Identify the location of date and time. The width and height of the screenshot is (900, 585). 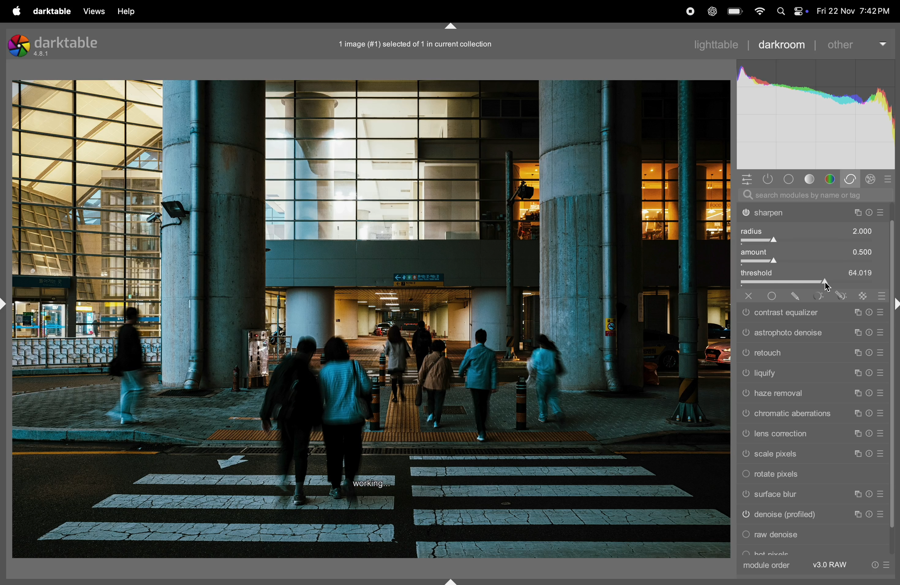
(854, 9).